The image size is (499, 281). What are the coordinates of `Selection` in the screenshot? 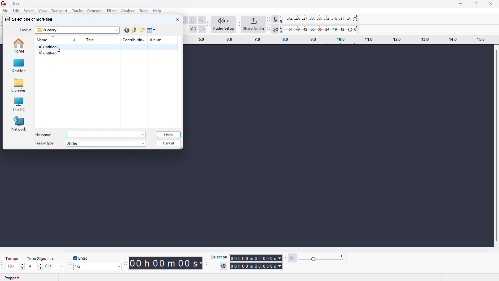 It's located at (219, 257).